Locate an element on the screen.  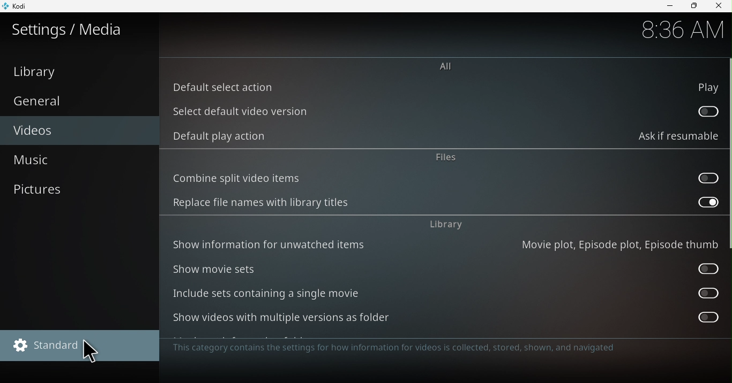
Show movie sets is located at coordinates (438, 269).